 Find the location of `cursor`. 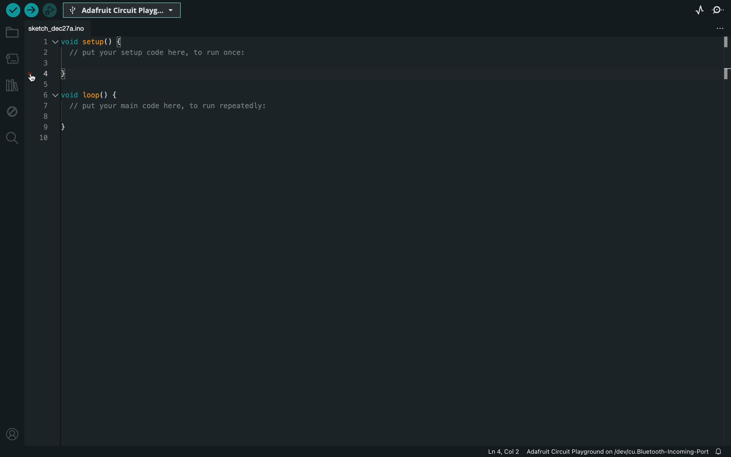

cursor is located at coordinates (34, 77).